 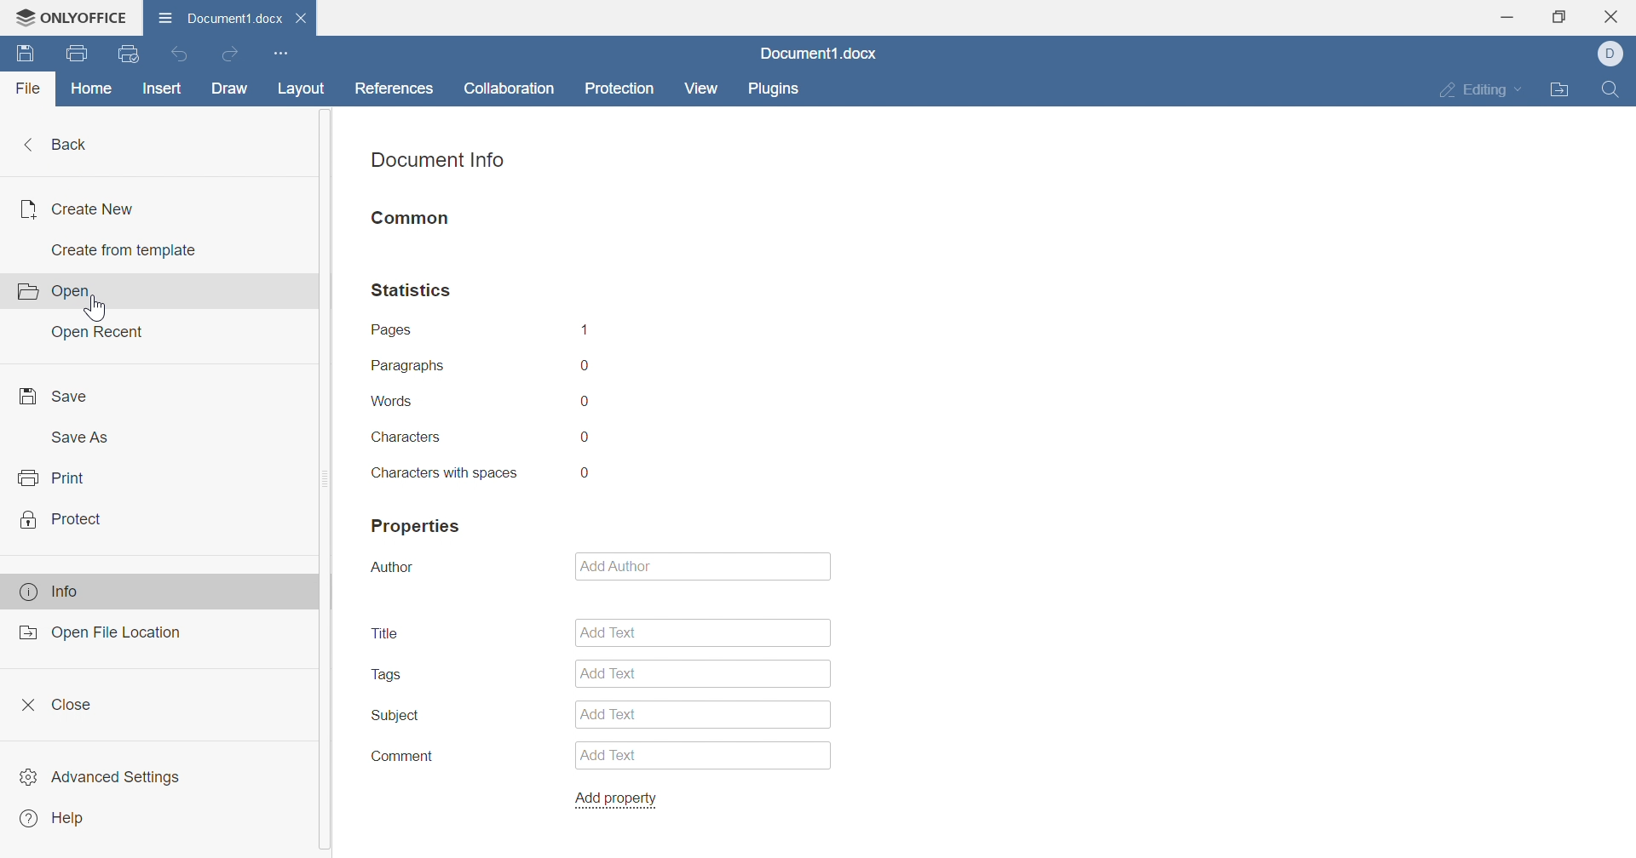 What do you see at coordinates (96, 332) in the screenshot?
I see `open recent` at bounding box center [96, 332].